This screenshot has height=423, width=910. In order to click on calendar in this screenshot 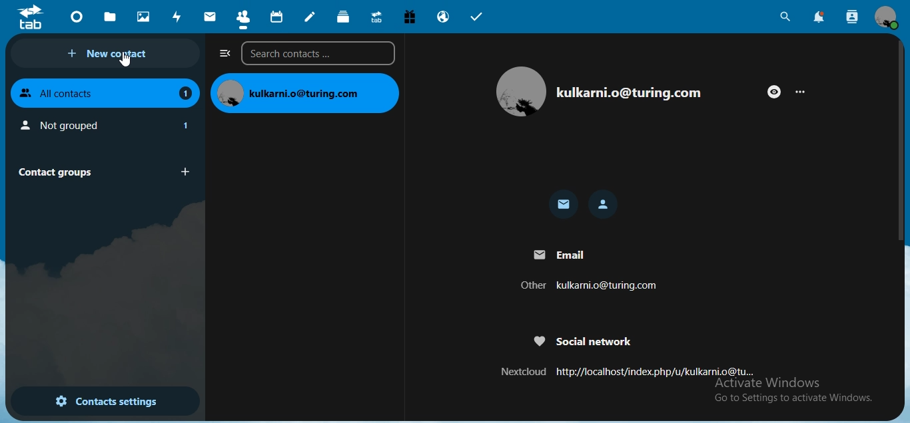, I will do `click(275, 15)`.